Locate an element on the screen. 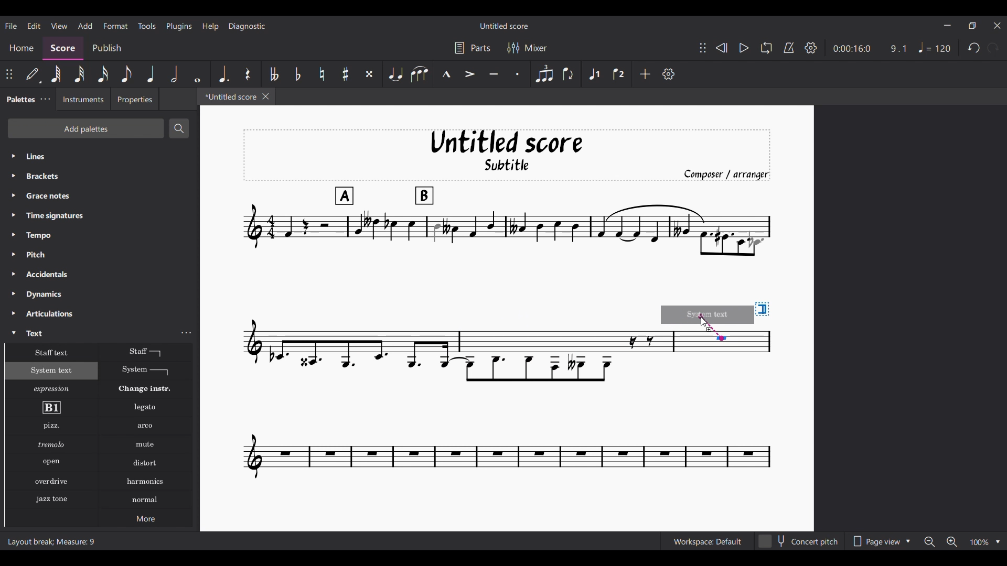 This screenshot has width=1007, height=566. Pizzicato is located at coordinates (51, 426).